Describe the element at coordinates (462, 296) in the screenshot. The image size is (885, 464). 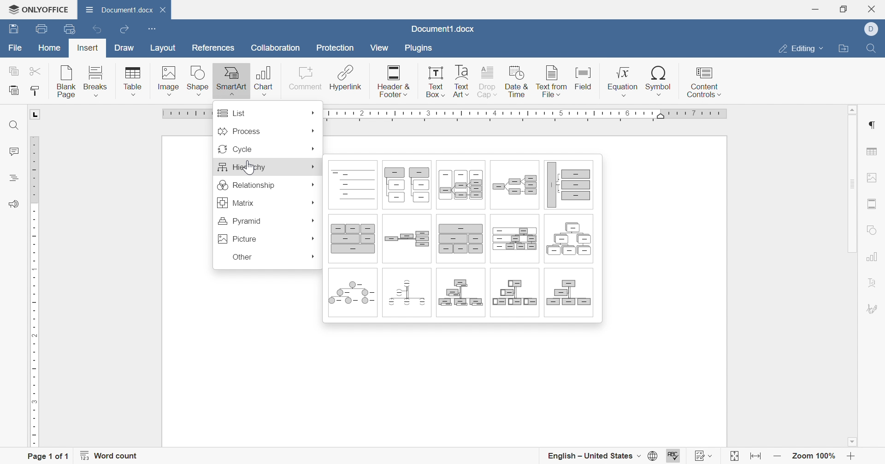
I see `Name and title organization chart` at that location.